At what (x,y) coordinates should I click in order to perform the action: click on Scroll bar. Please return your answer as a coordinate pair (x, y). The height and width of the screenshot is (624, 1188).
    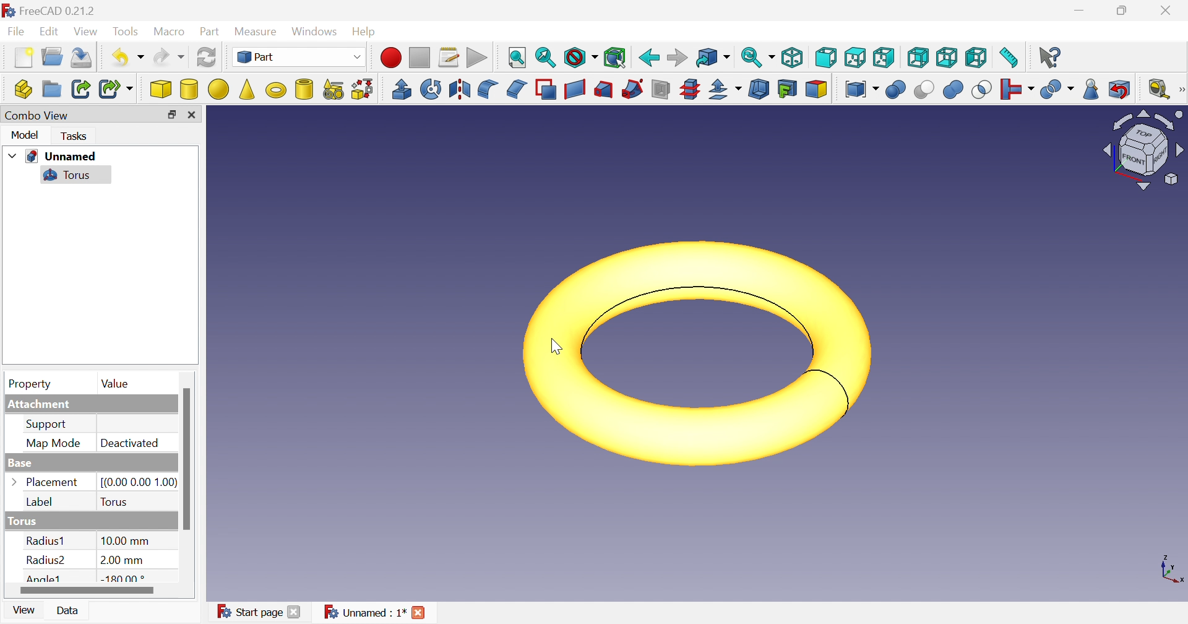
    Looking at the image, I should click on (87, 589).